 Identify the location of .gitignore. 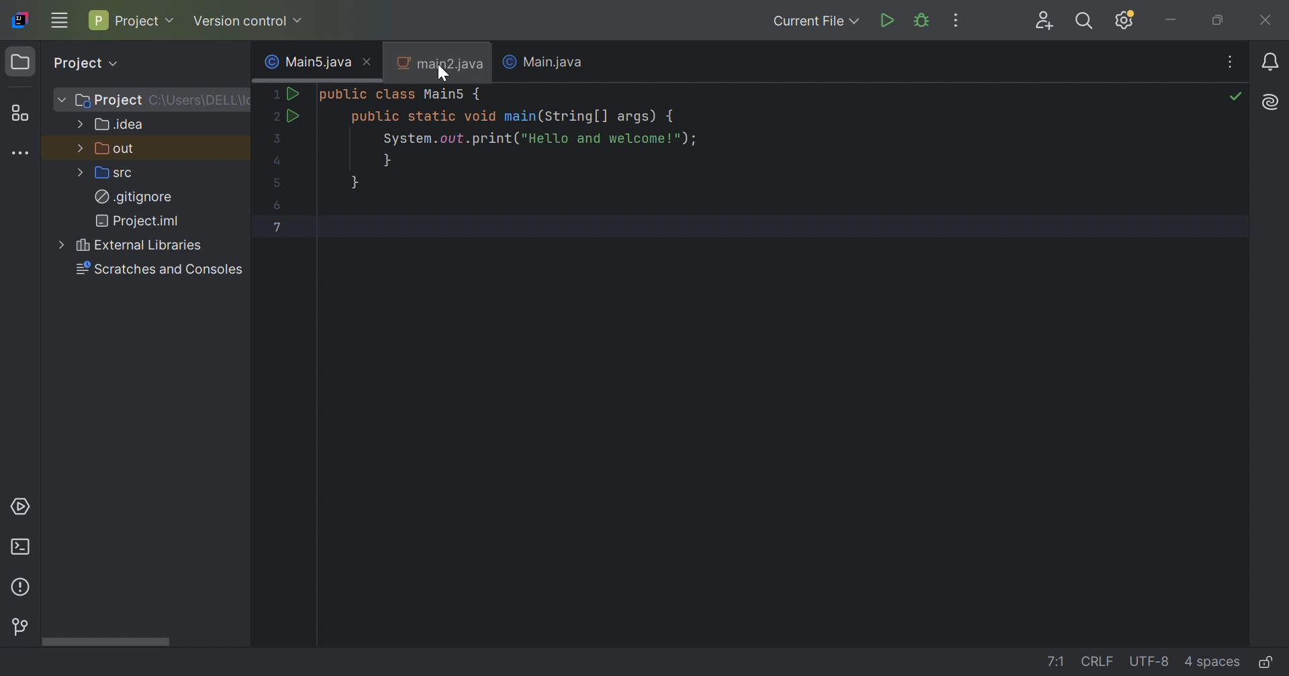
(133, 196).